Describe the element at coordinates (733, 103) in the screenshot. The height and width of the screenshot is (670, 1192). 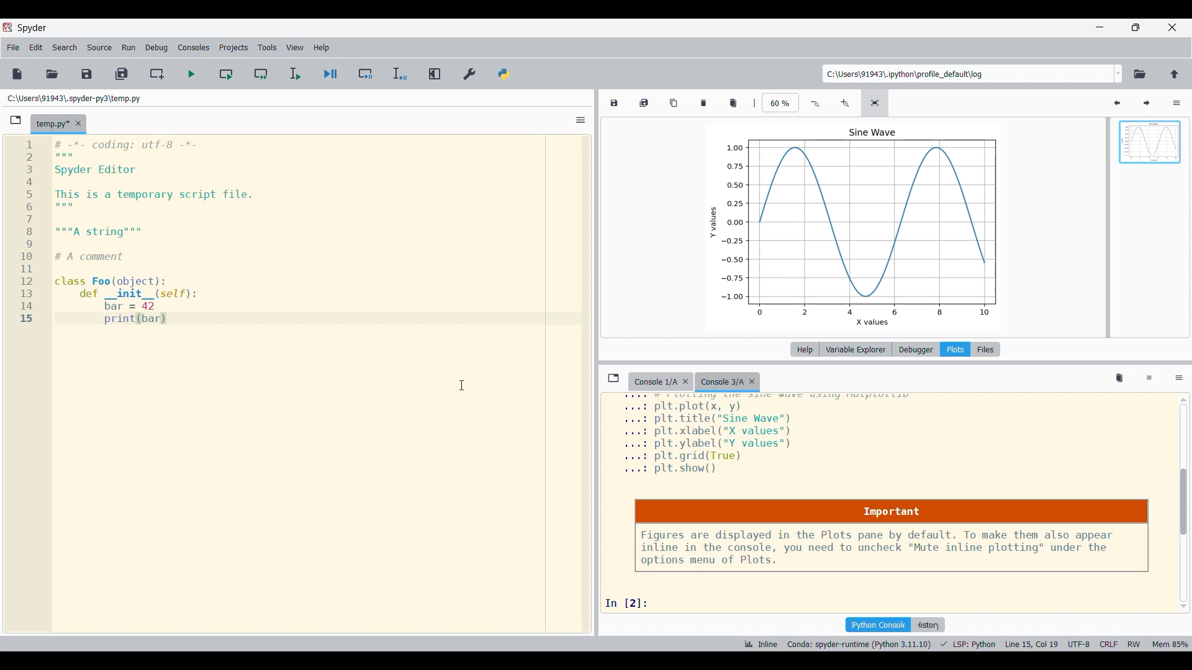
I see `Remove all plots` at that location.